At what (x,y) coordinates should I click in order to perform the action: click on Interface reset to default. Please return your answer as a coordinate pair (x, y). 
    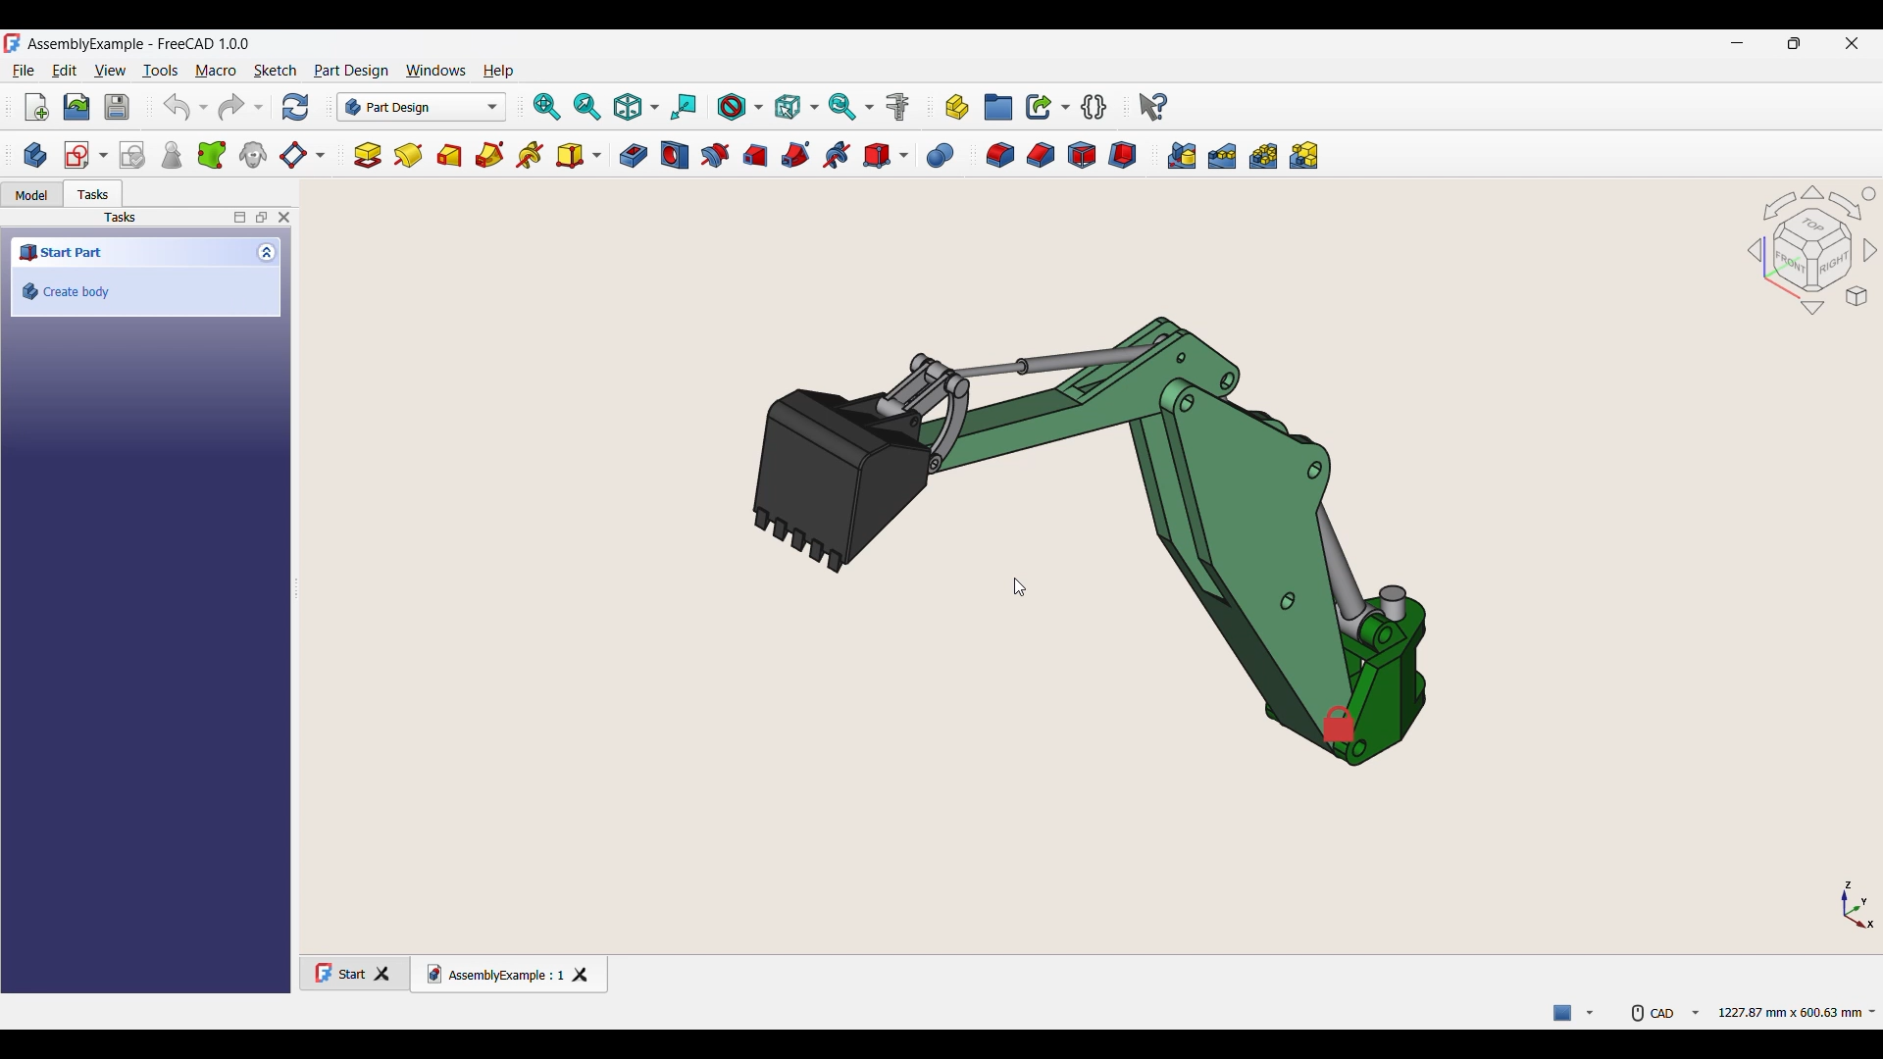
    Looking at the image, I should click on (1291, 883).